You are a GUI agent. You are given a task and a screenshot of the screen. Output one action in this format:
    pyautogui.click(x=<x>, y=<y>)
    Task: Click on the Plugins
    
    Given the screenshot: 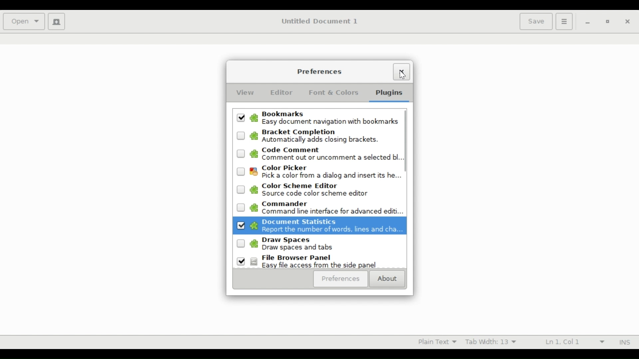 What is the action you would take?
    pyautogui.click(x=388, y=94)
    